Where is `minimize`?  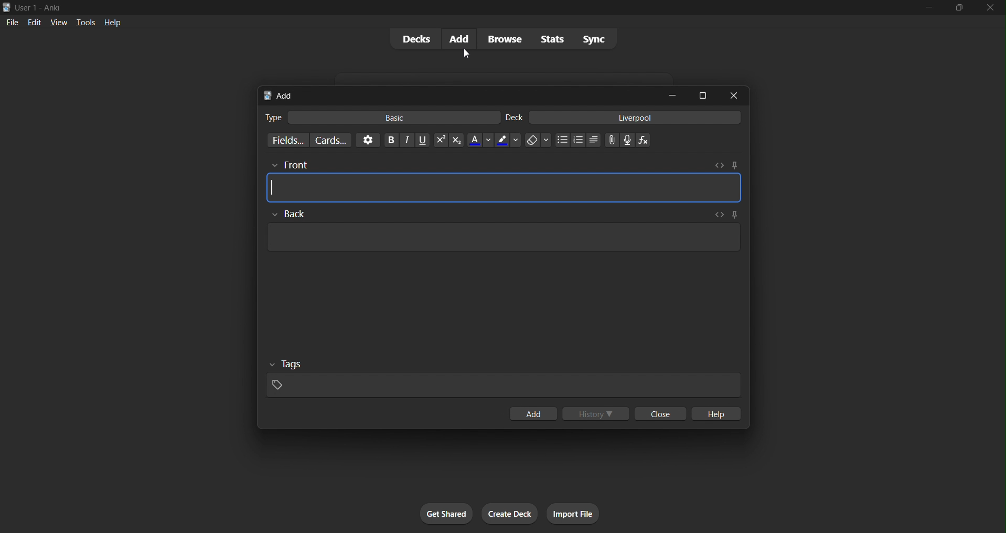 minimize is located at coordinates (668, 94).